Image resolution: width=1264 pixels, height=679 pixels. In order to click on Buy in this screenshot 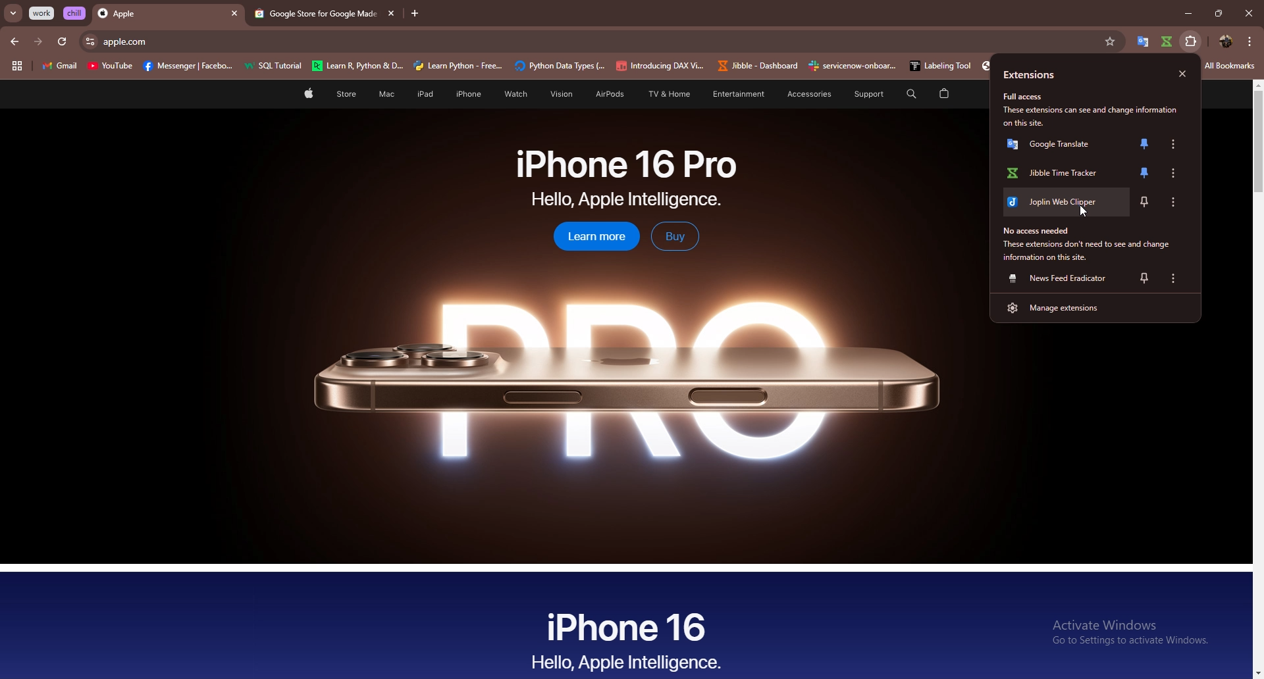, I will do `click(675, 236)`.